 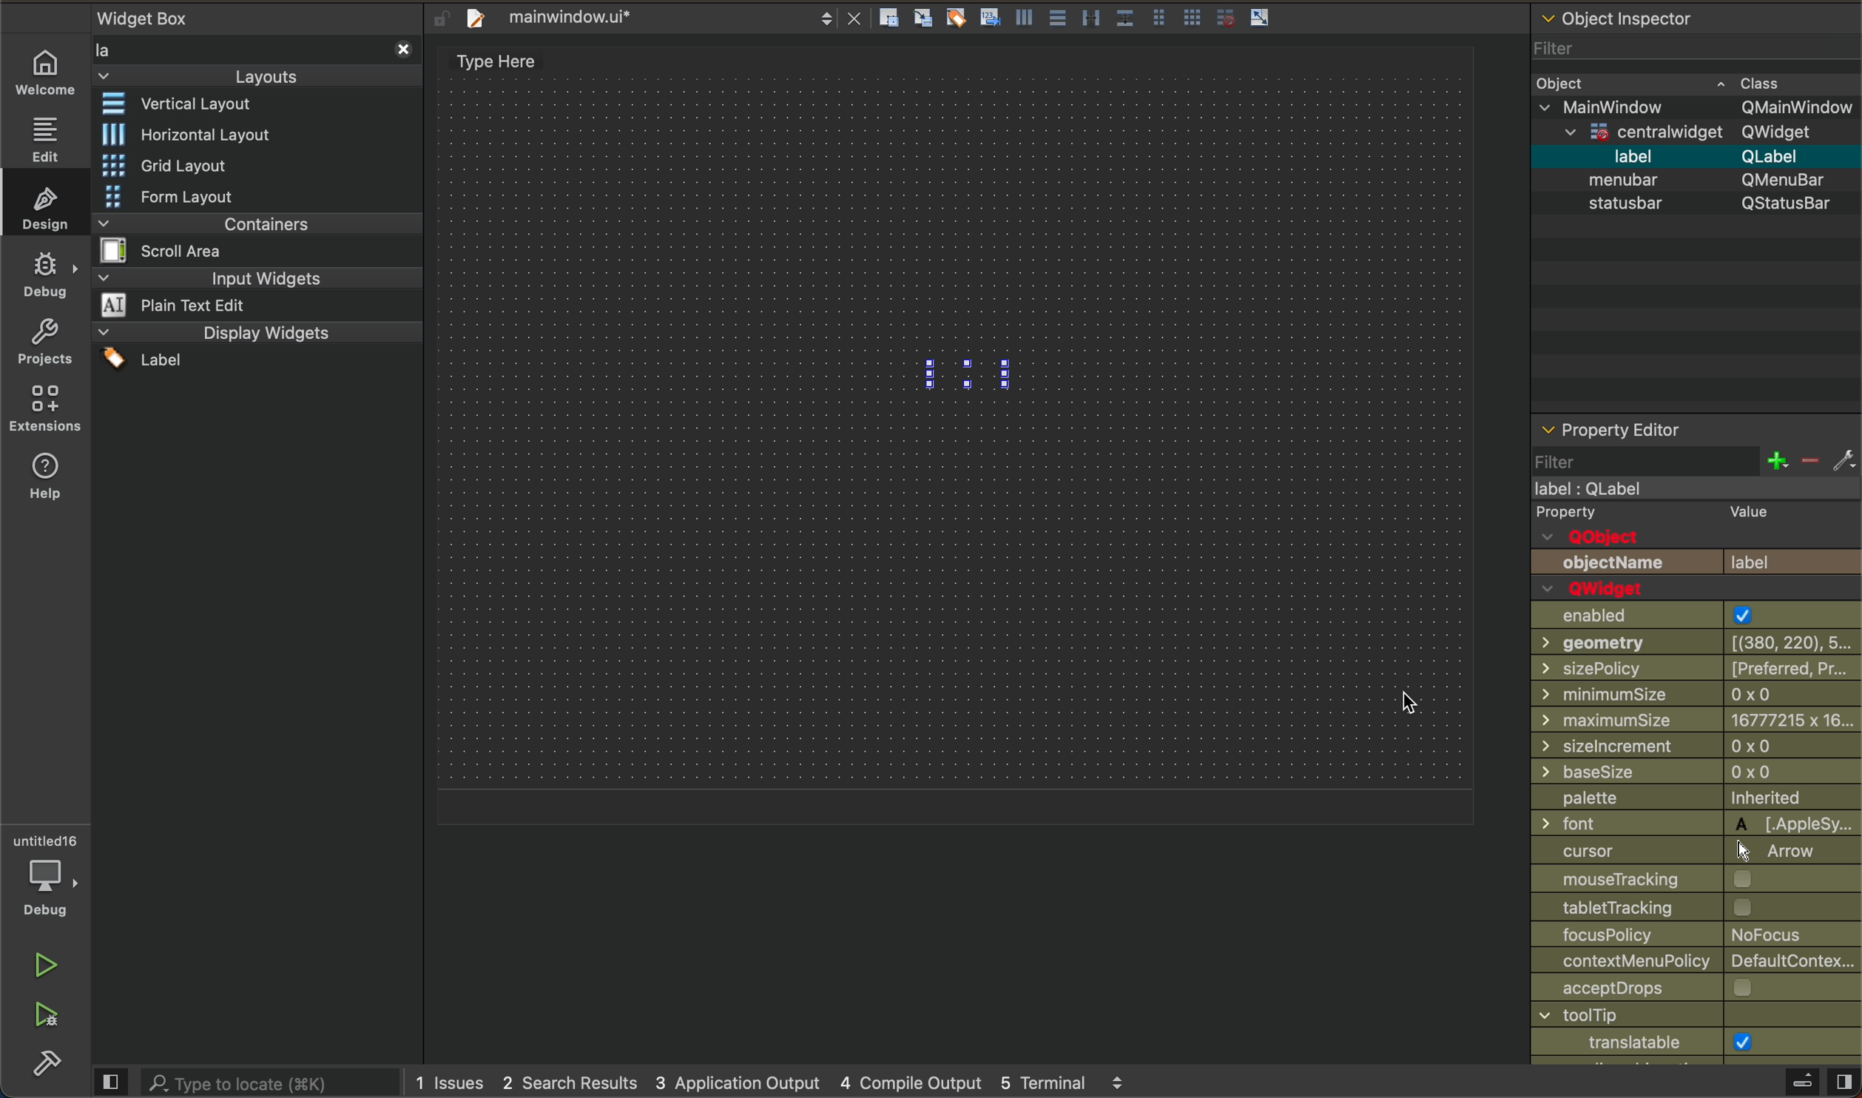 I want to click on 4 compile output, so click(x=911, y=1080).